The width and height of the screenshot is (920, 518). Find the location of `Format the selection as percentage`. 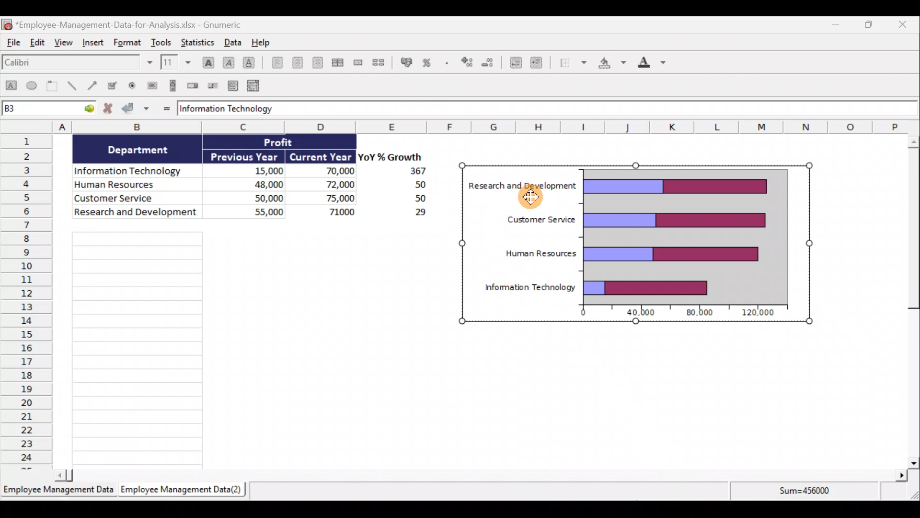

Format the selection as percentage is located at coordinates (428, 64).